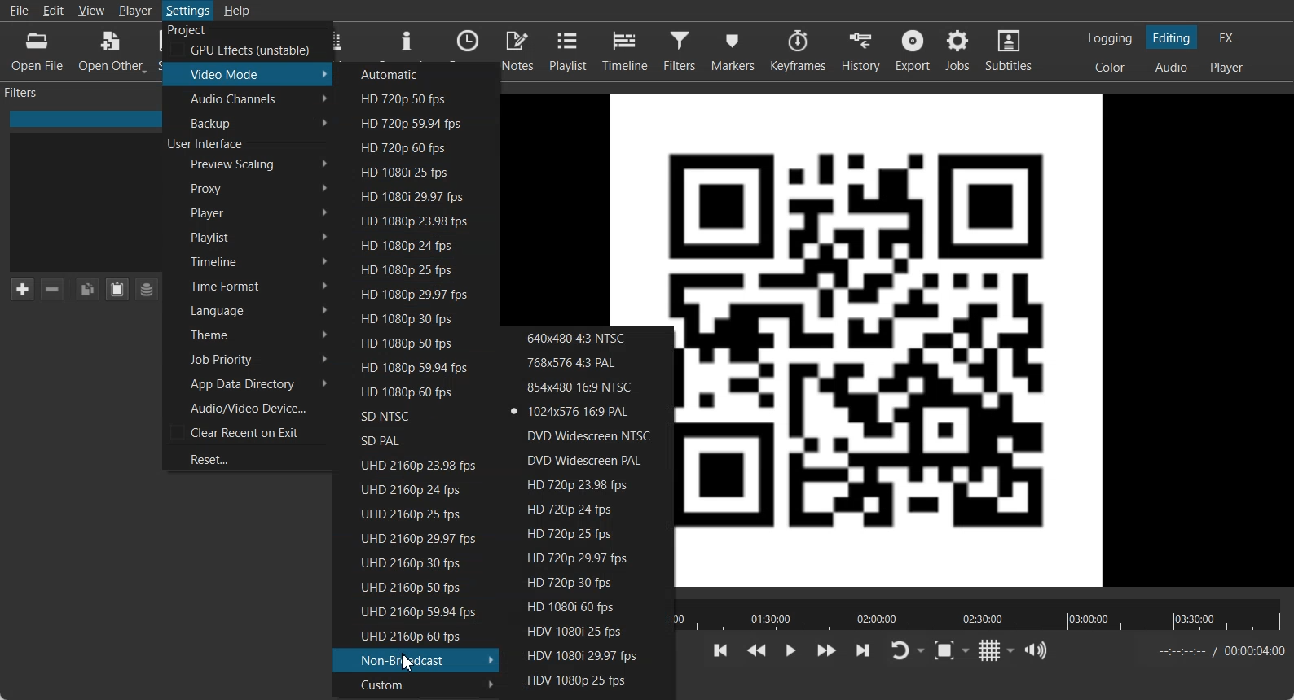 Image resolution: width=1294 pixels, height=700 pixels. I want to click on Keyframes, so click(797, 50).